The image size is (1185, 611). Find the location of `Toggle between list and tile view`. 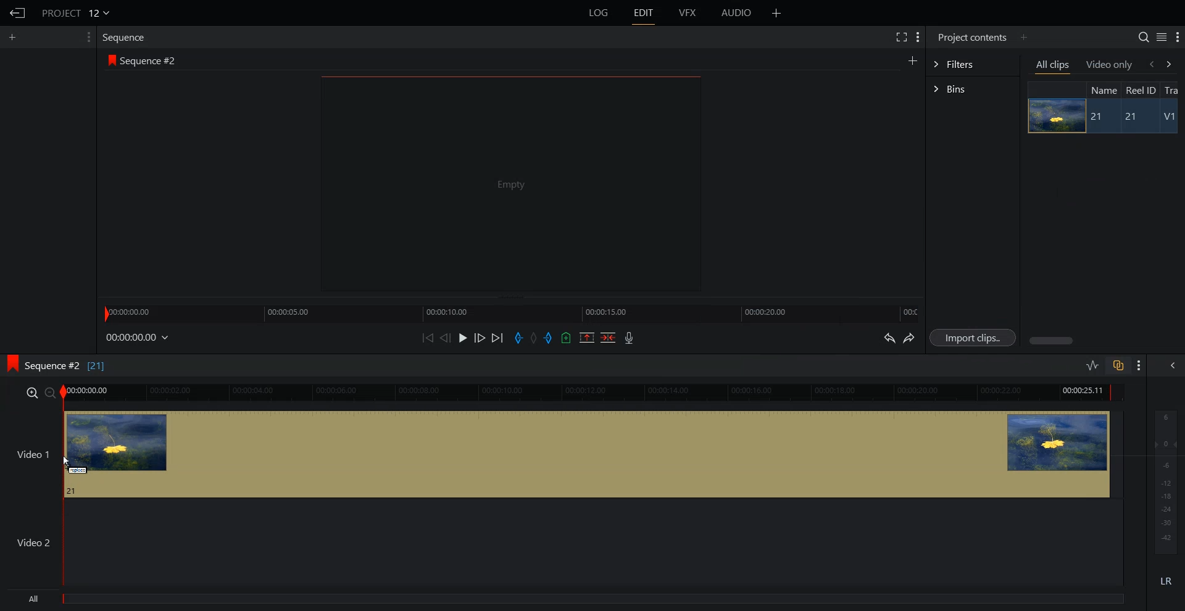

Toggle between list and tile view is located at coordinates (1161, 36).